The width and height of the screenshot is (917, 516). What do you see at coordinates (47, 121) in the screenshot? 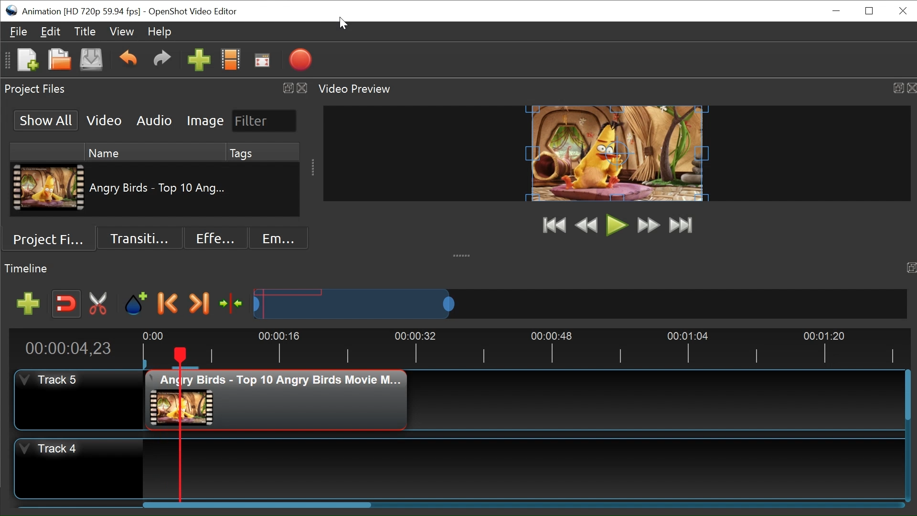
I see `Show All` at bounding box center [47, 121].